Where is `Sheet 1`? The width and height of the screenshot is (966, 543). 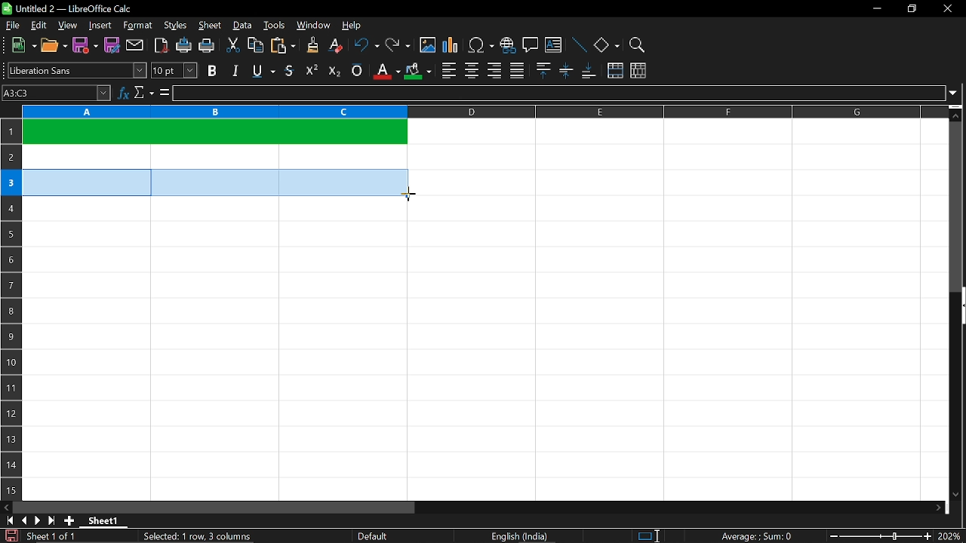 Sheet 1 is located at coordinates (103, 520).